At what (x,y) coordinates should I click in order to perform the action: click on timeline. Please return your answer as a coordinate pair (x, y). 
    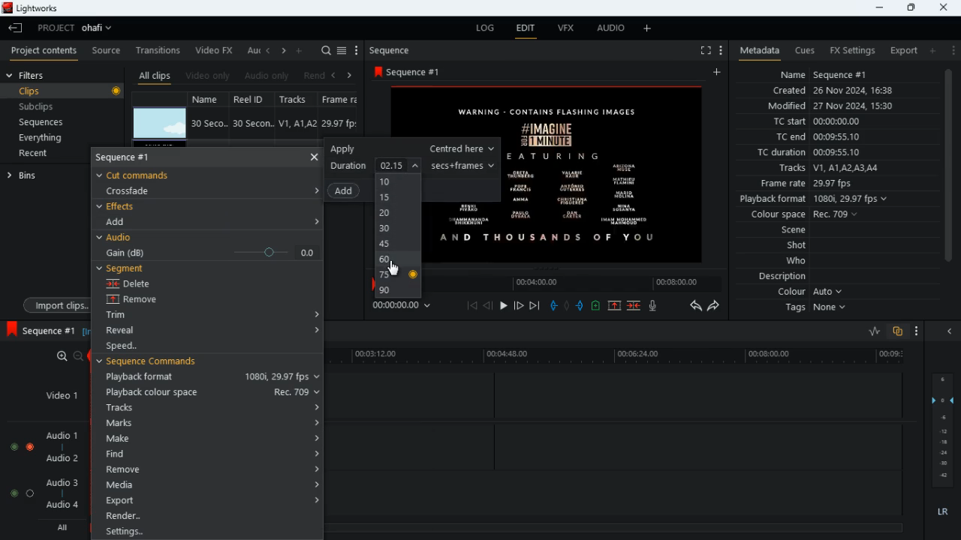
    Looking at the image, I should click on (615, 526).